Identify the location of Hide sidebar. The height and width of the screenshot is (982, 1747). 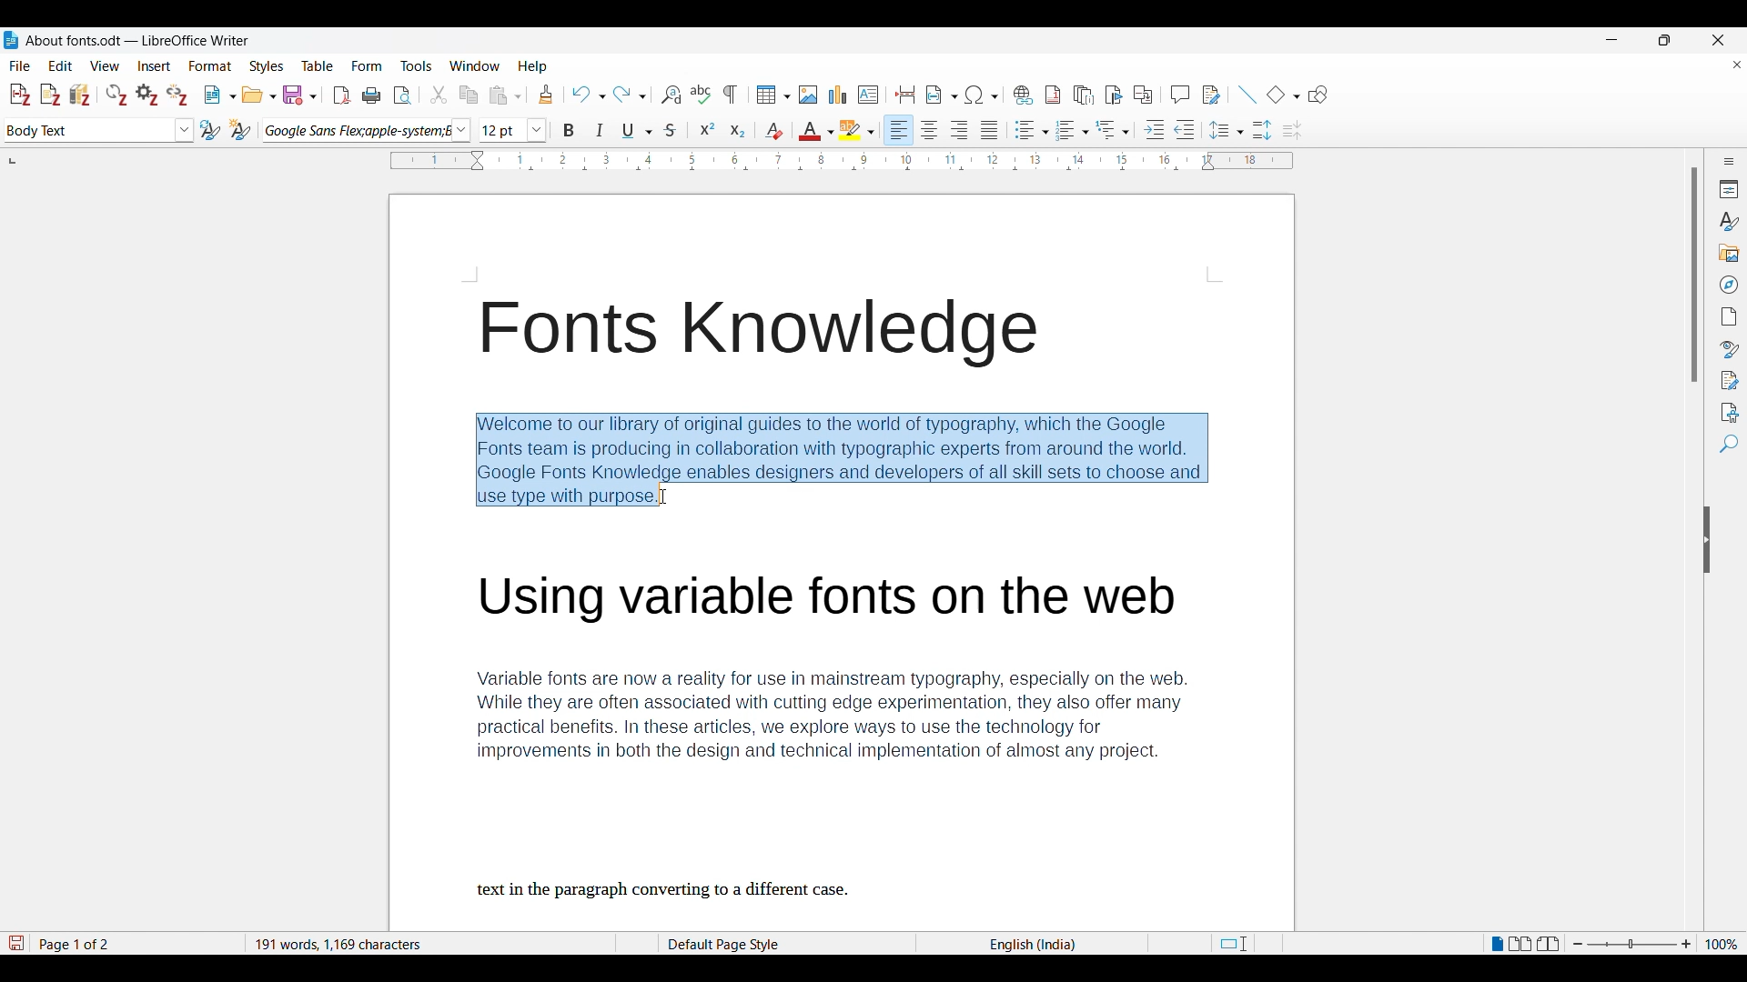
(1707, 539).